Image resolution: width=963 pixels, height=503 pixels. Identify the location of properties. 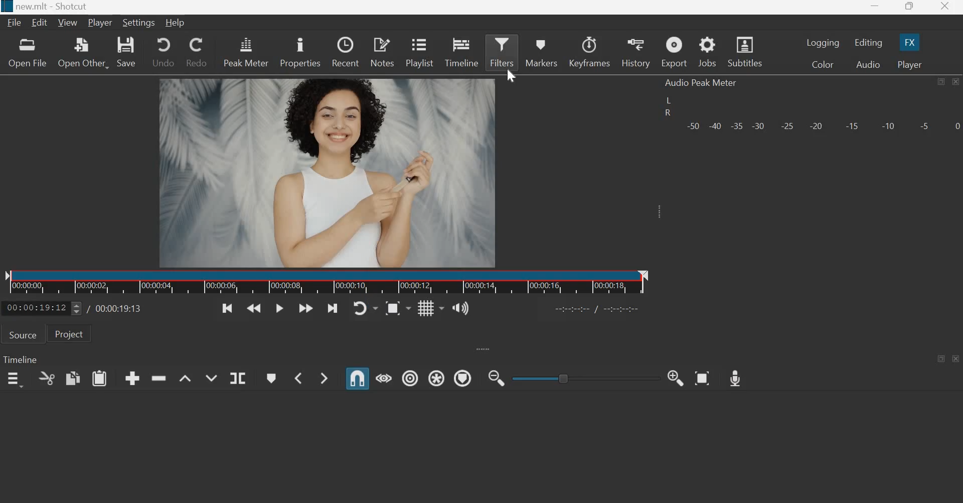
(300, 51).